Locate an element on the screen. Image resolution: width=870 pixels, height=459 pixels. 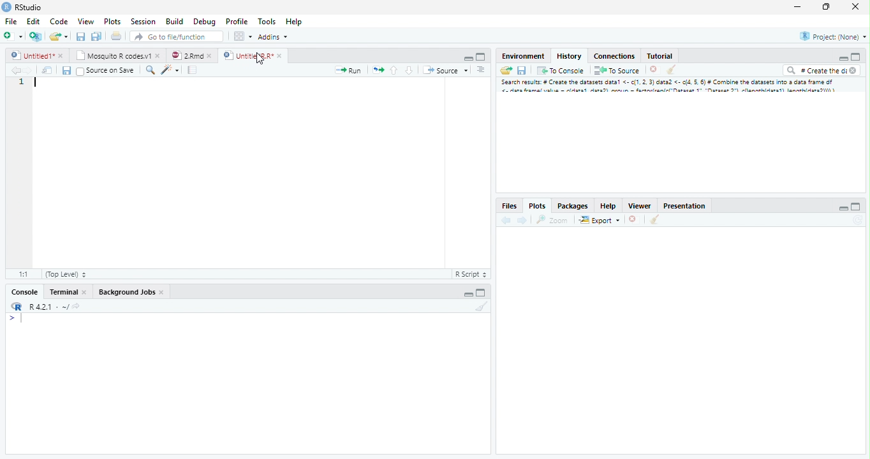
Zoom is located at coordinates (150, 71).